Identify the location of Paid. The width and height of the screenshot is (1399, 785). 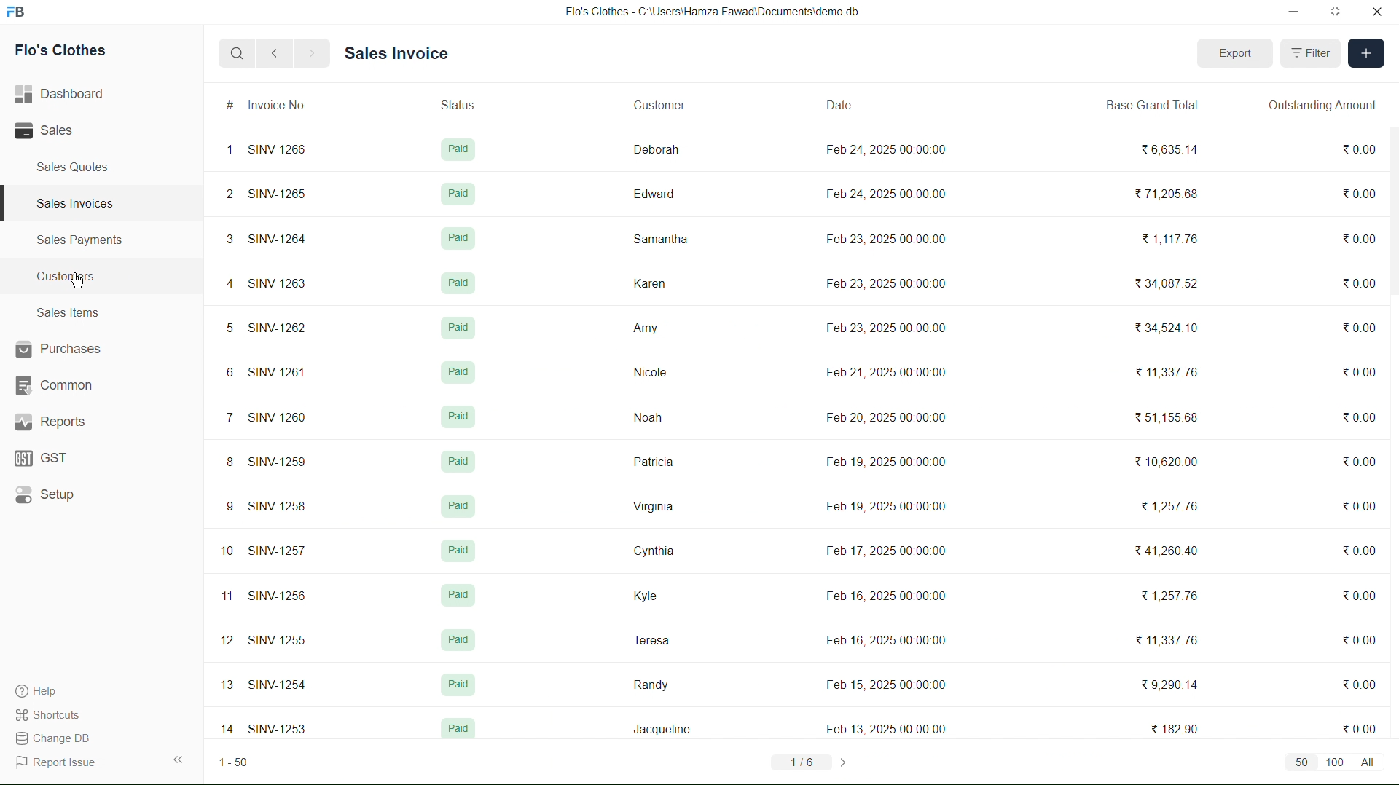
(461, 639).